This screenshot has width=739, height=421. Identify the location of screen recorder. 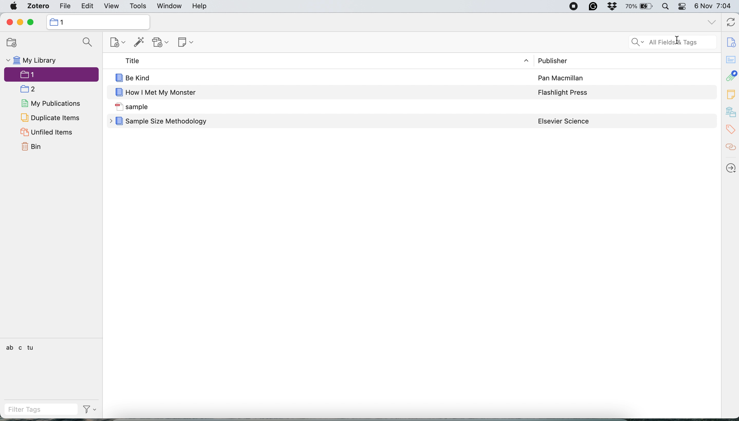
(573, 7).